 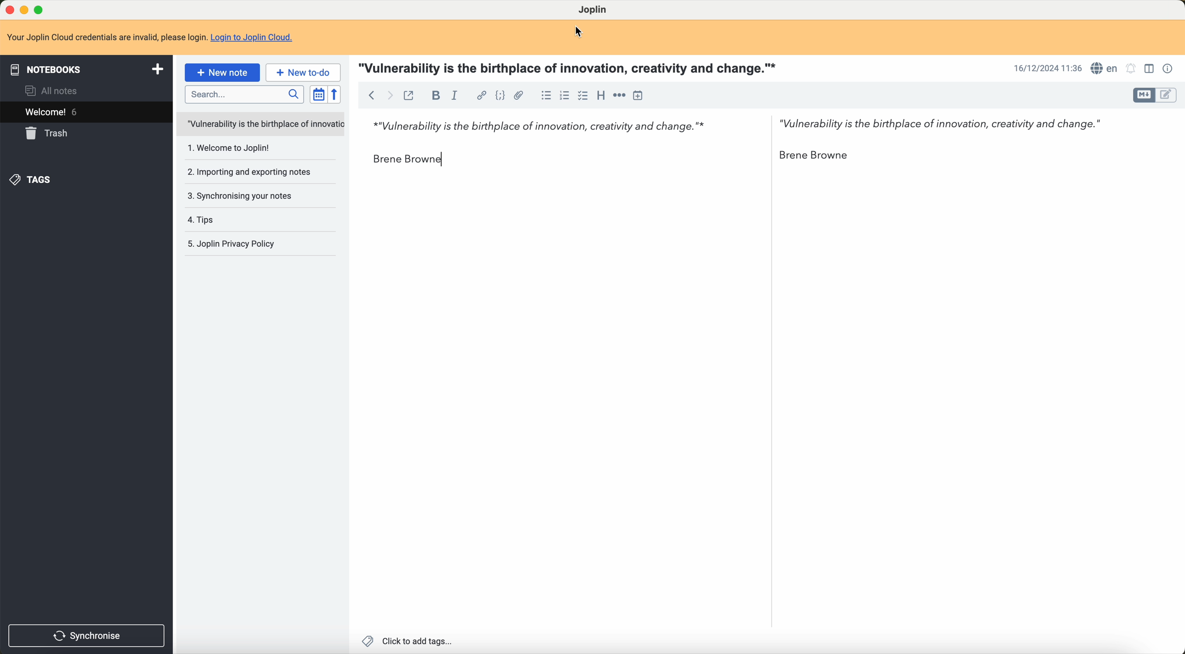 What do you see at coordinates (304, 73) in the screenshot?
I see `new to-do` at bounding box center [304, 73].